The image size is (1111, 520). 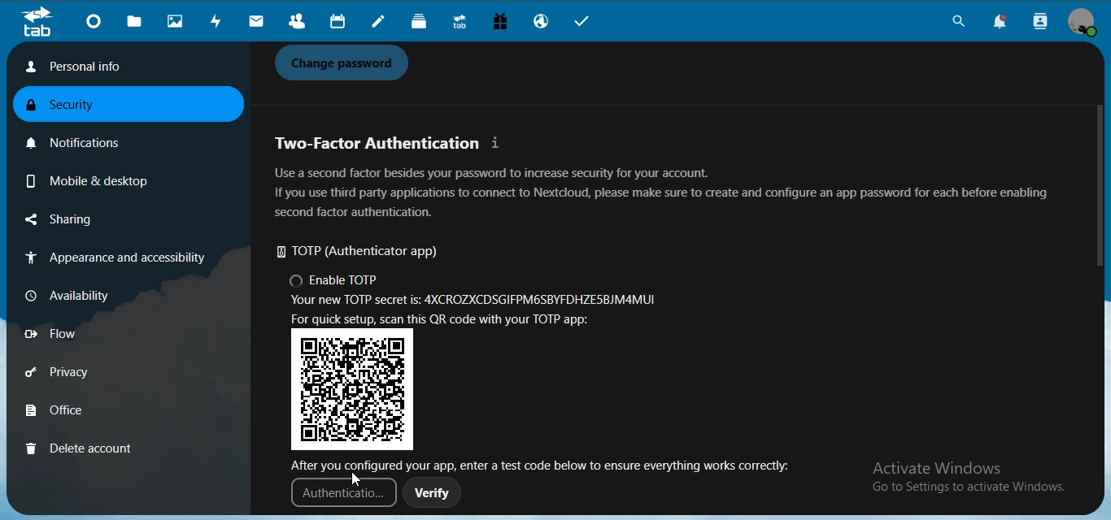 I want to click on delete account, so click(x=80, y=448).